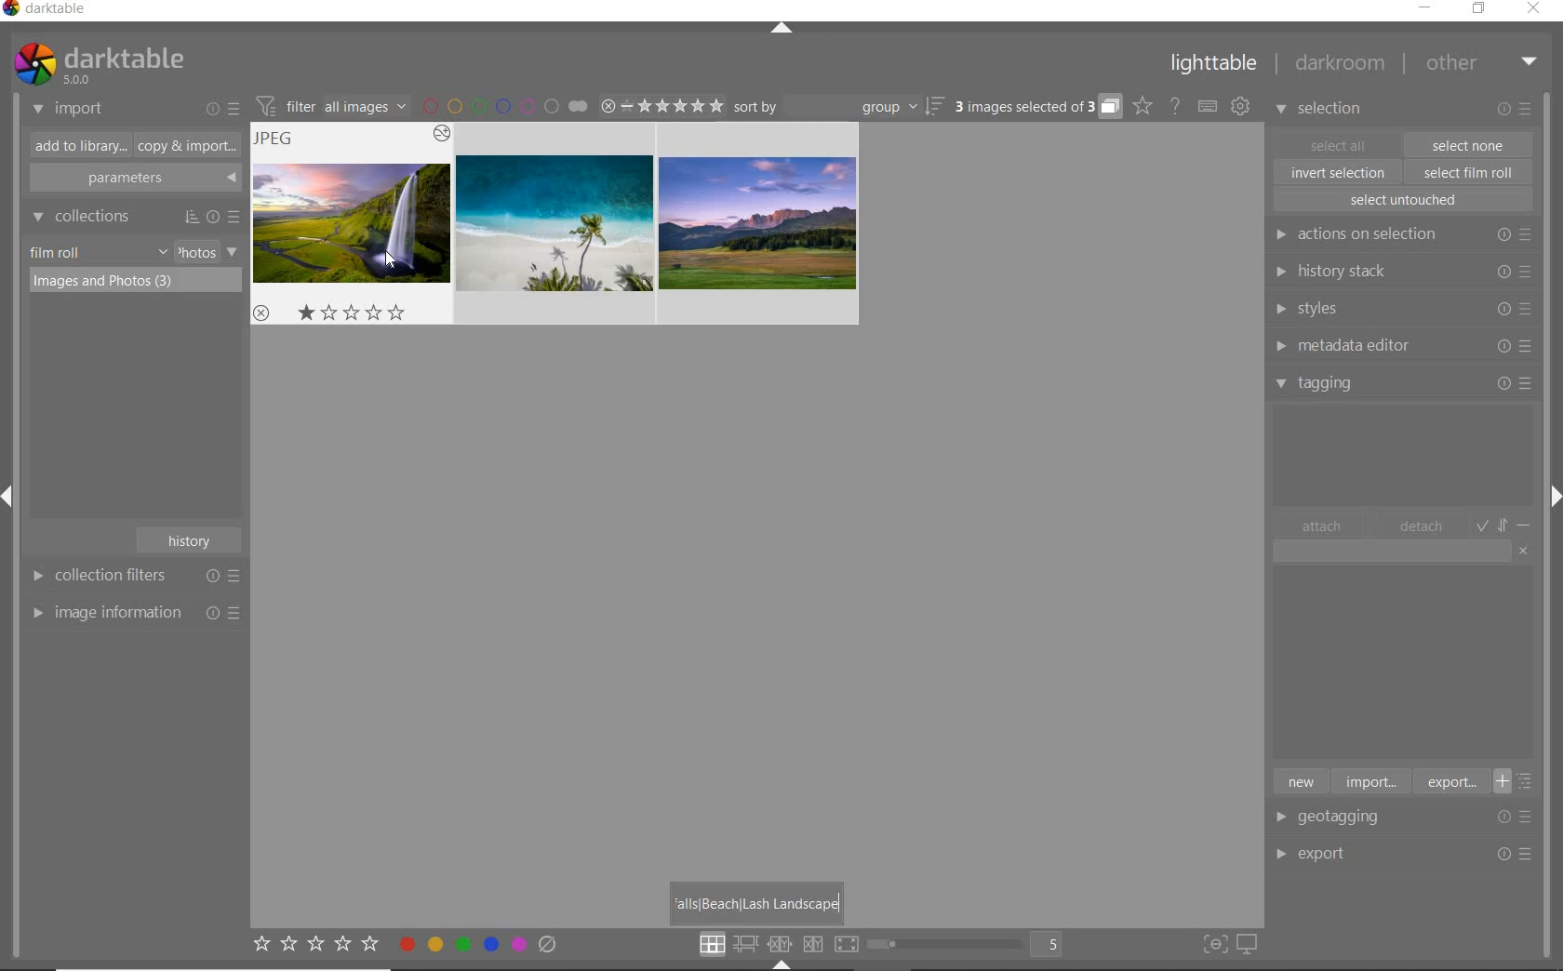 This screenshot has height=971, width=1563. I want to click on selection, so click(1321, 111).